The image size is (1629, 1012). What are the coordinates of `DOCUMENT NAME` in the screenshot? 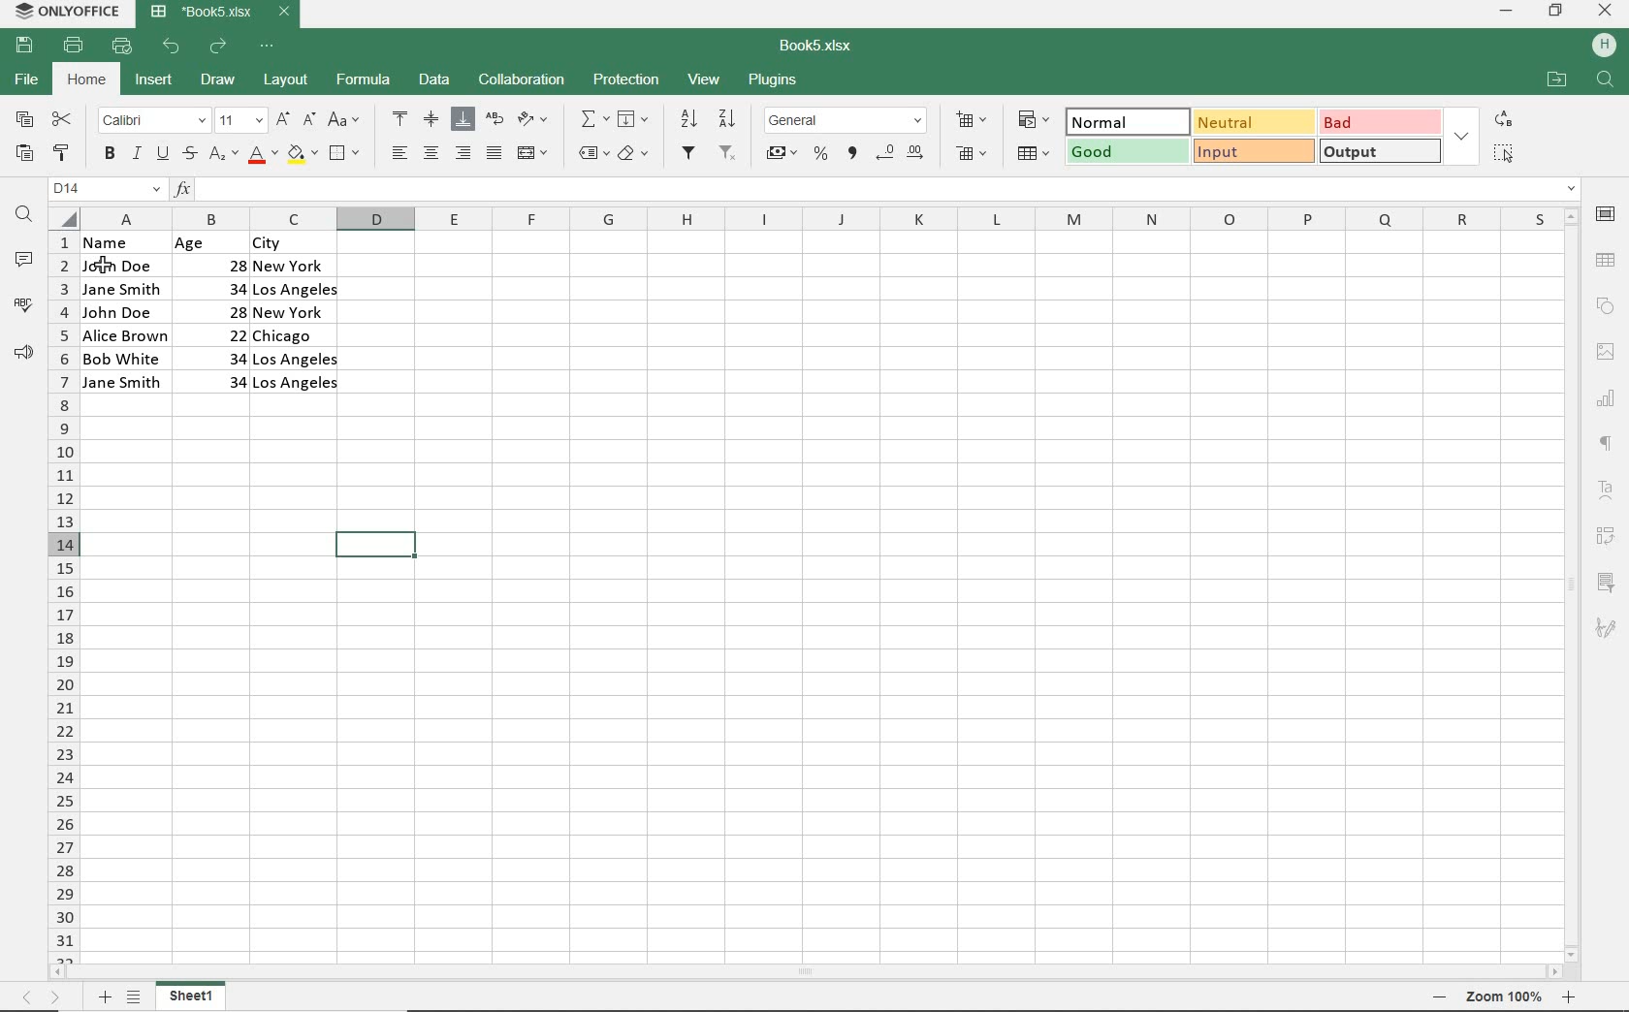 It's located at (221, 13).